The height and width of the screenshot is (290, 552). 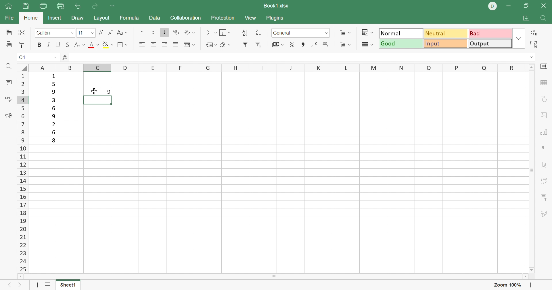 What do you see at coordinates (54, 93) in the screenshot?
I see `9` at bounding box center [54, 93].